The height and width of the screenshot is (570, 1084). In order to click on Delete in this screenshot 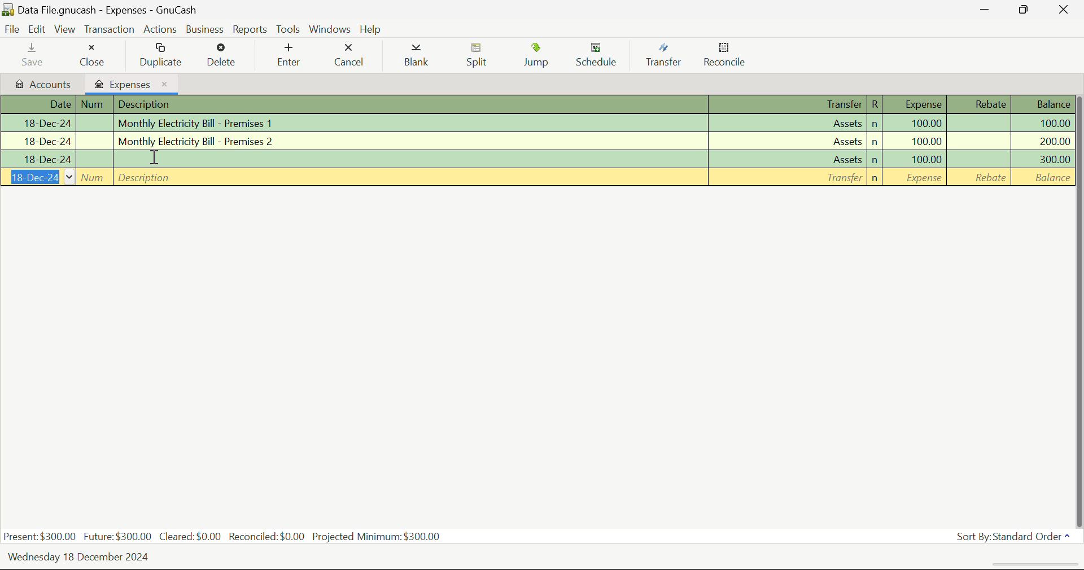, I will do `click(224, 56)`.